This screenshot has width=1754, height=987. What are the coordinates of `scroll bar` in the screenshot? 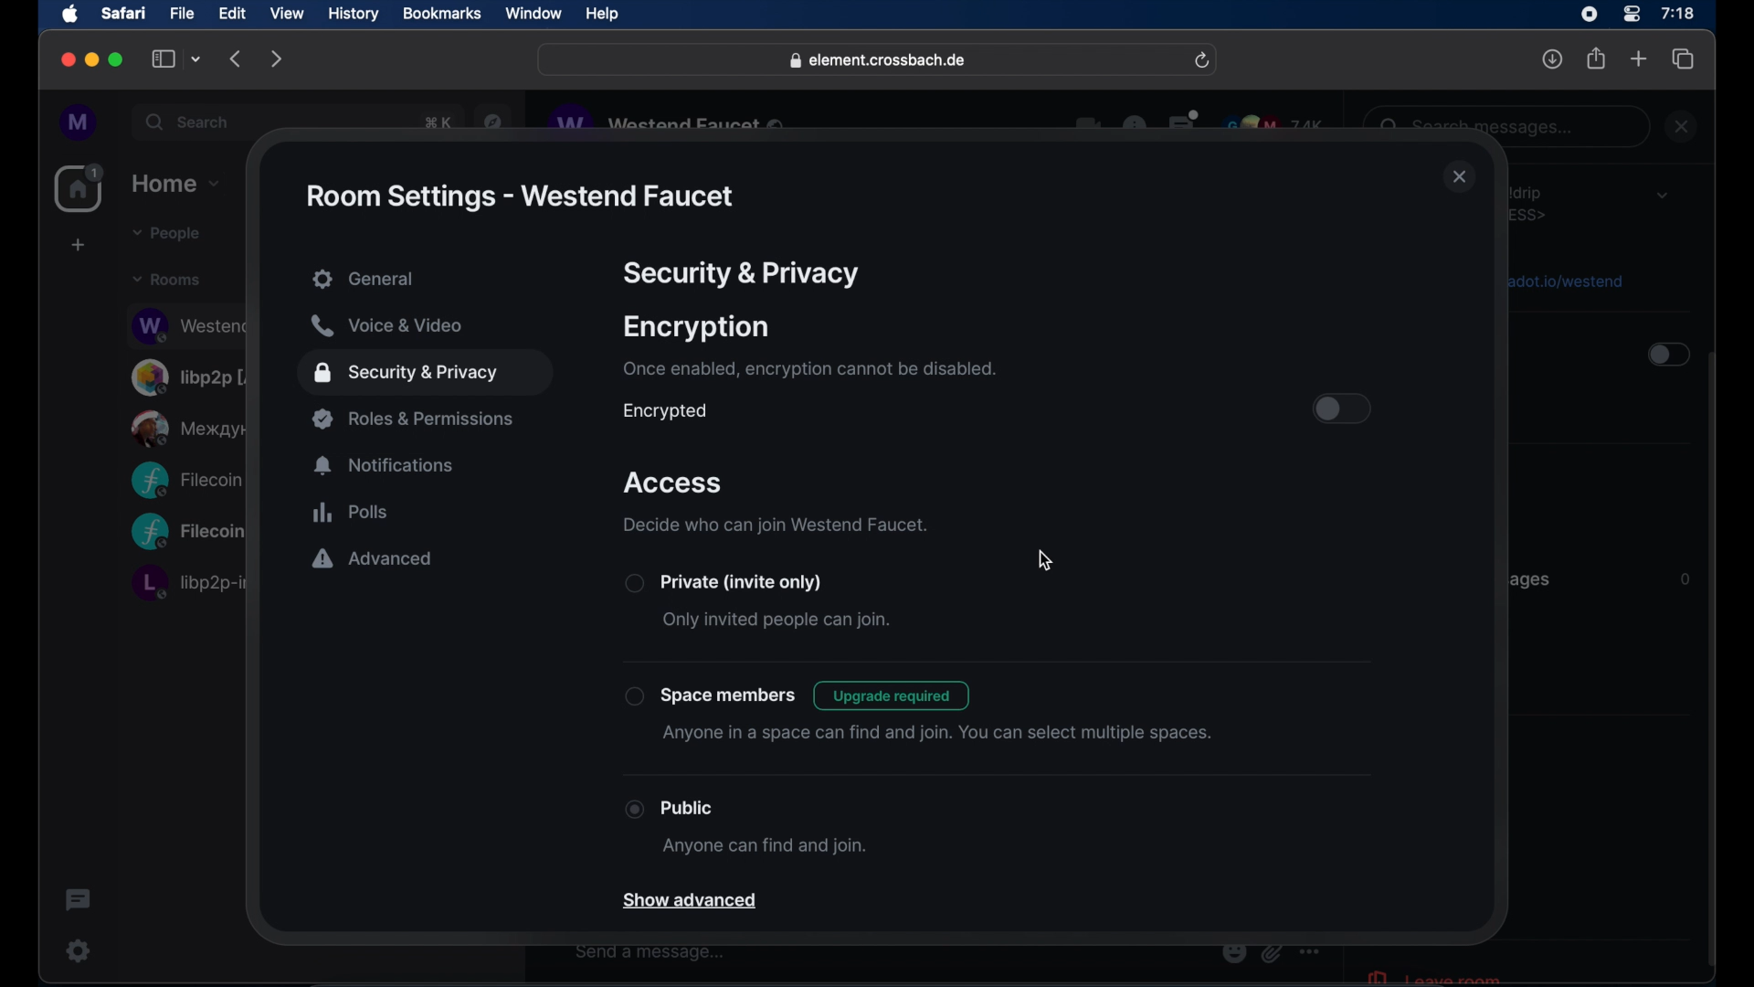 It's located at (1713, 662).